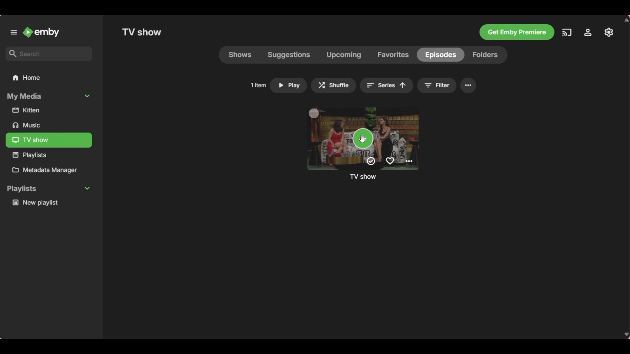 This screenshot has height=354, width=630. I want to click on Folders, so click(488, 55).